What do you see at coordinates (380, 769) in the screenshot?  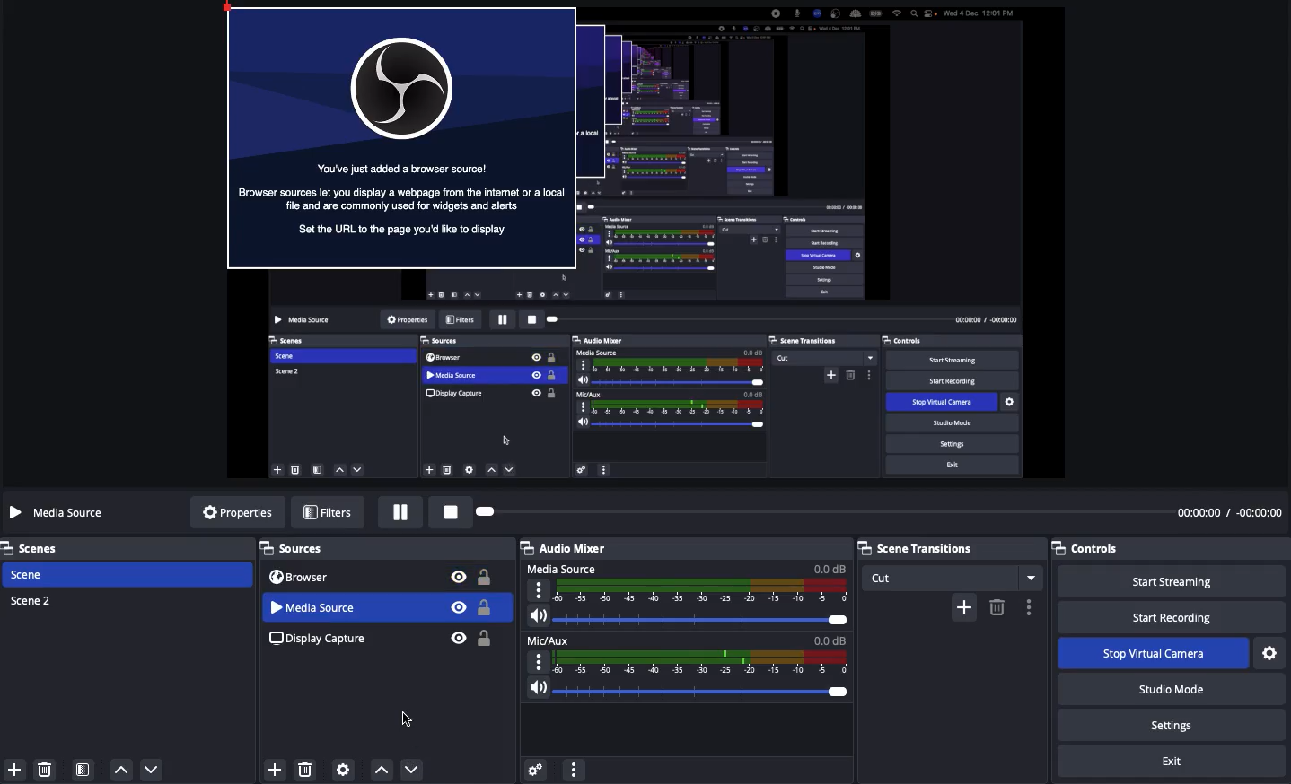 I see `Move up` at bounding box center [380, 769].